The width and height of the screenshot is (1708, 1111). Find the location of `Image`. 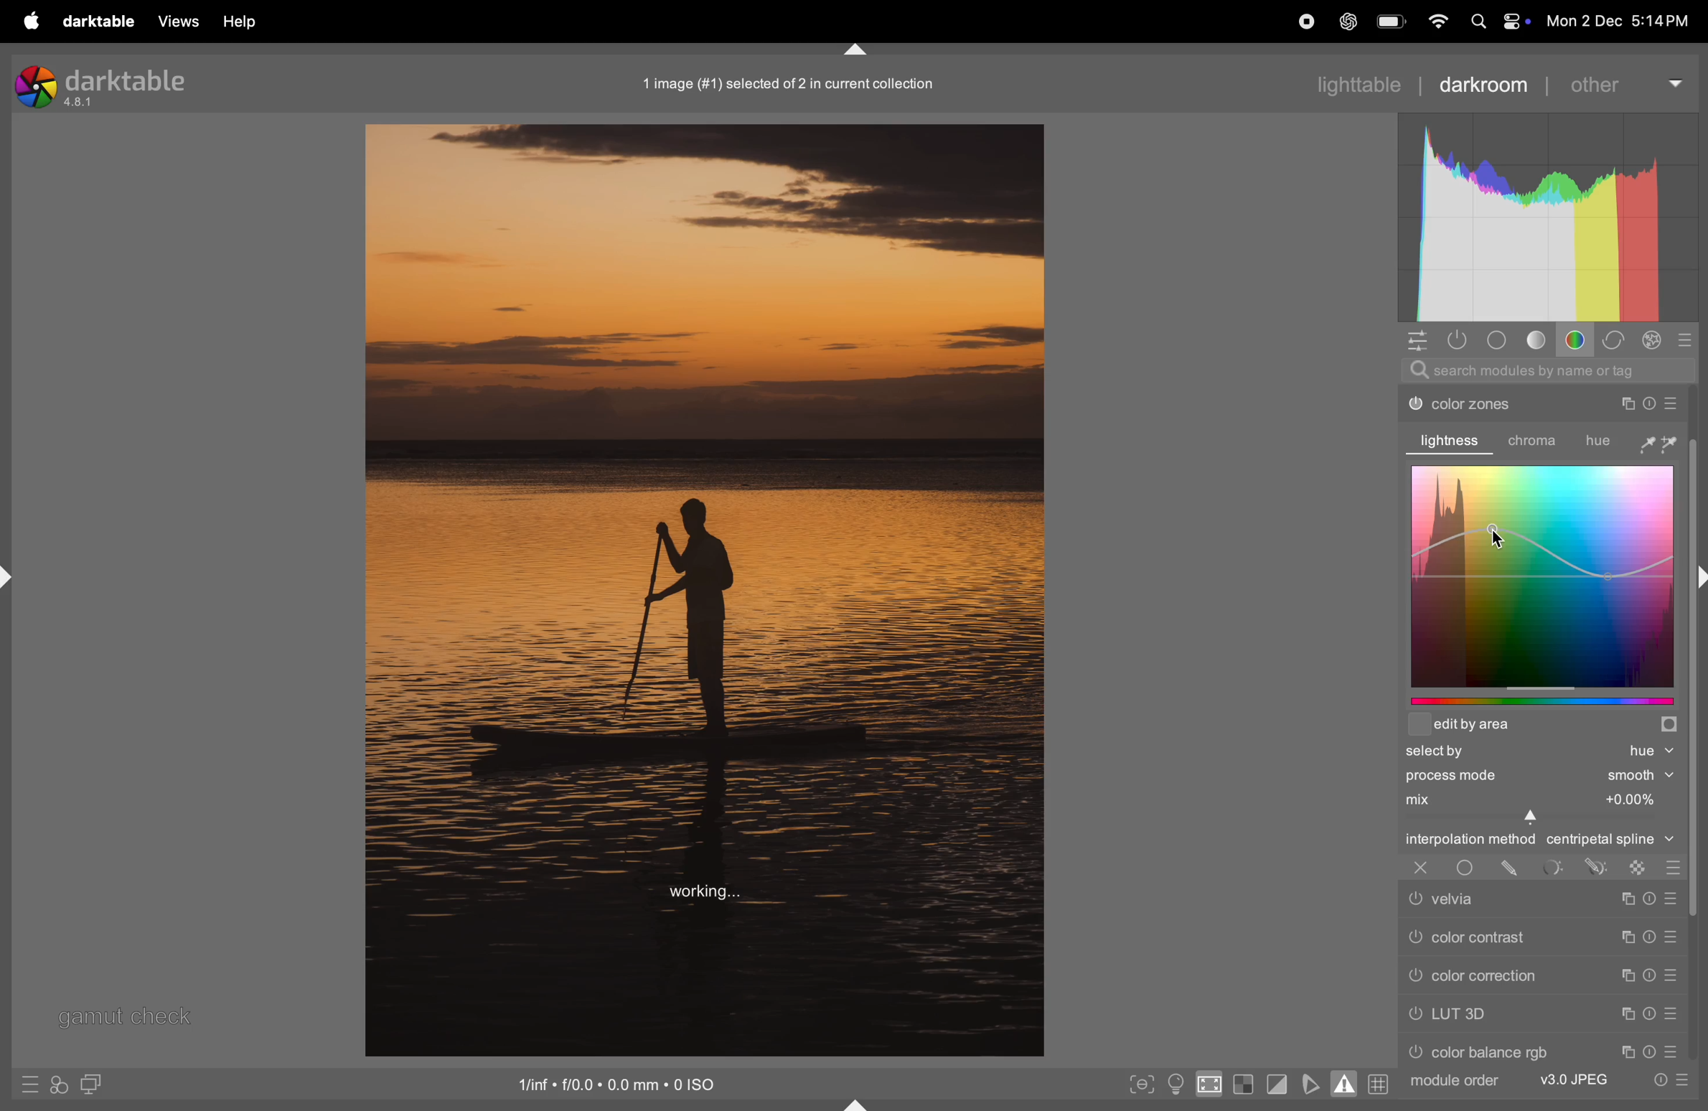

Image is located at coordinates (703, 589).